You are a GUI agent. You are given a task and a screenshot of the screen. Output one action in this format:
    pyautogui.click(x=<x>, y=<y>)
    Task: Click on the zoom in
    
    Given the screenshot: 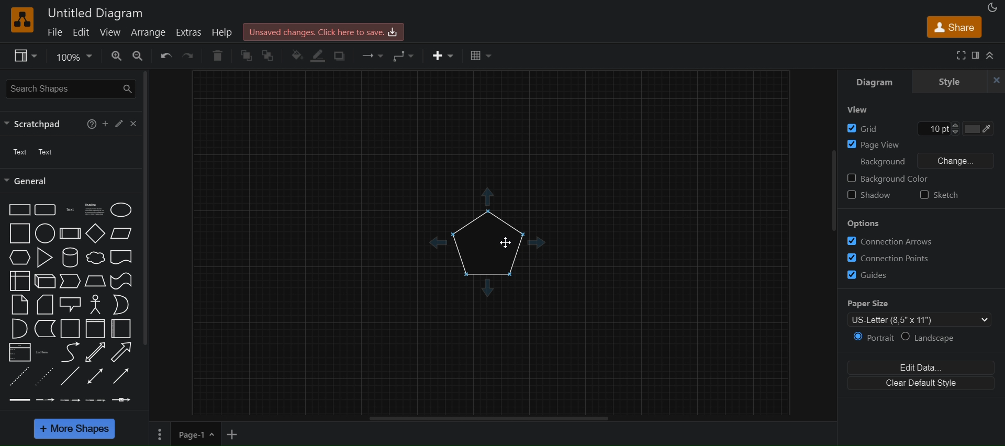 What is the action you would take?
    pyautogui.click(x=137, y=57)
    